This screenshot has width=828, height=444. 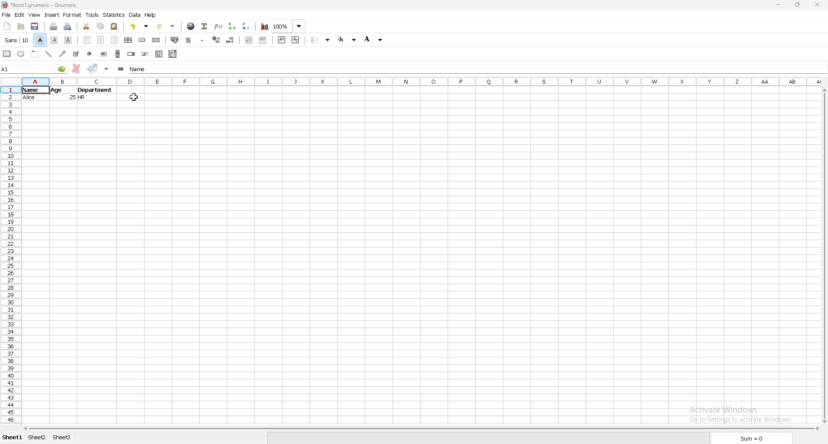 I want to click on background, so click(x=373, y=39).